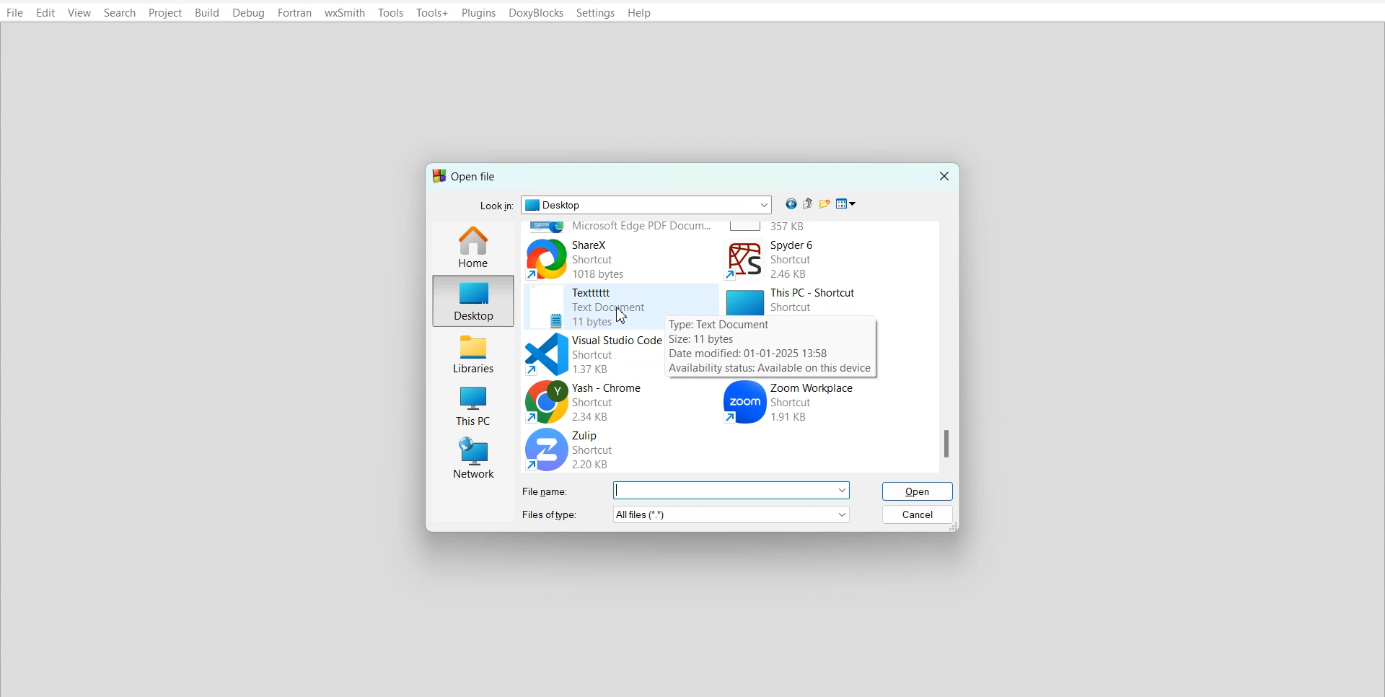  What do you see at coordinates (467, 457) in the screenshot?
I see `Network` at bounding box center [467, 457].